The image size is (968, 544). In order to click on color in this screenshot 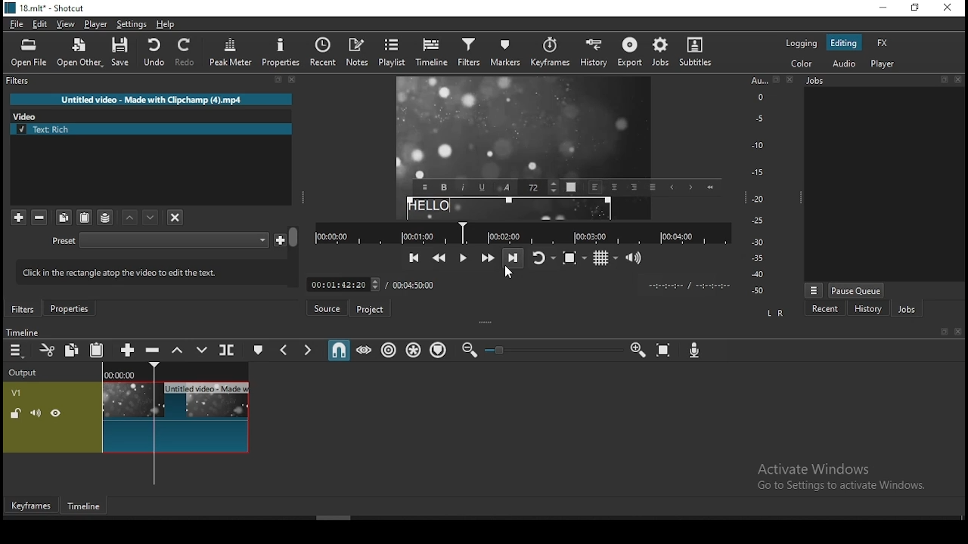, I will do `click(801, 65)`.